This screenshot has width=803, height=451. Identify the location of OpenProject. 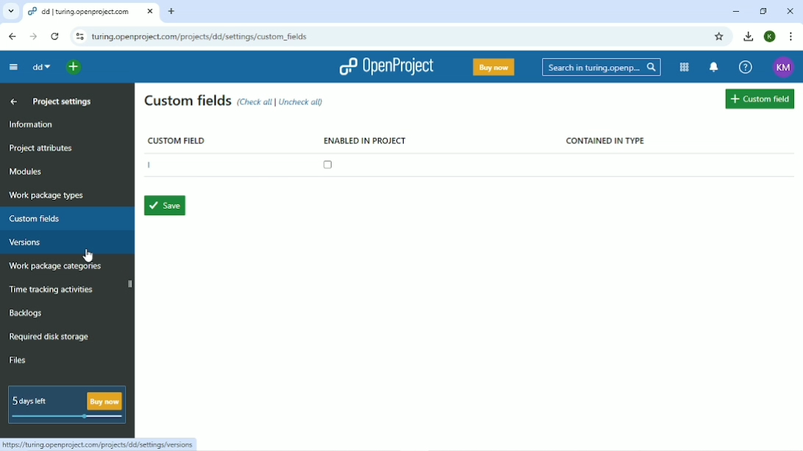
(386, 67).